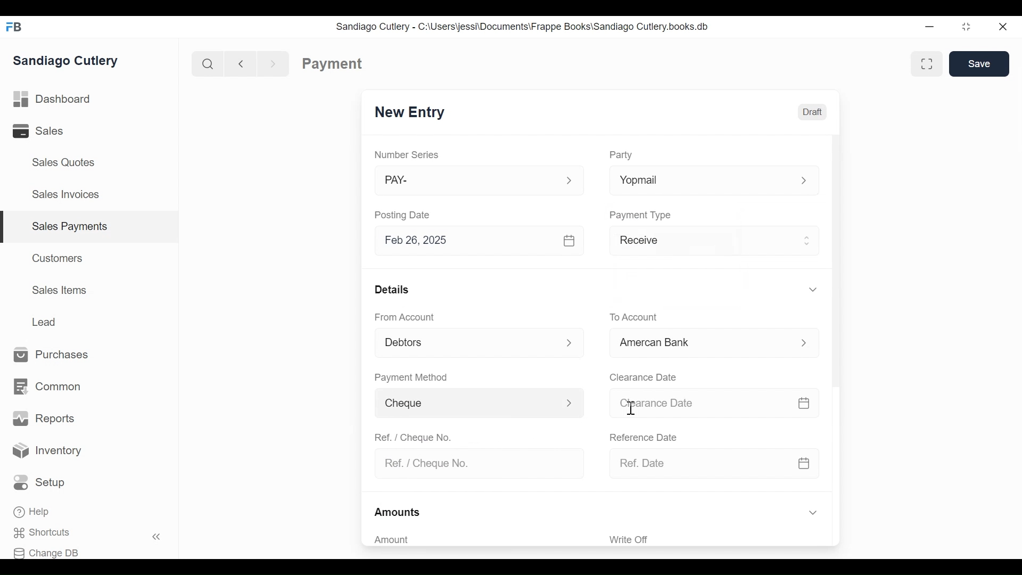  I want to click on Payment Type, so click(641, 215).